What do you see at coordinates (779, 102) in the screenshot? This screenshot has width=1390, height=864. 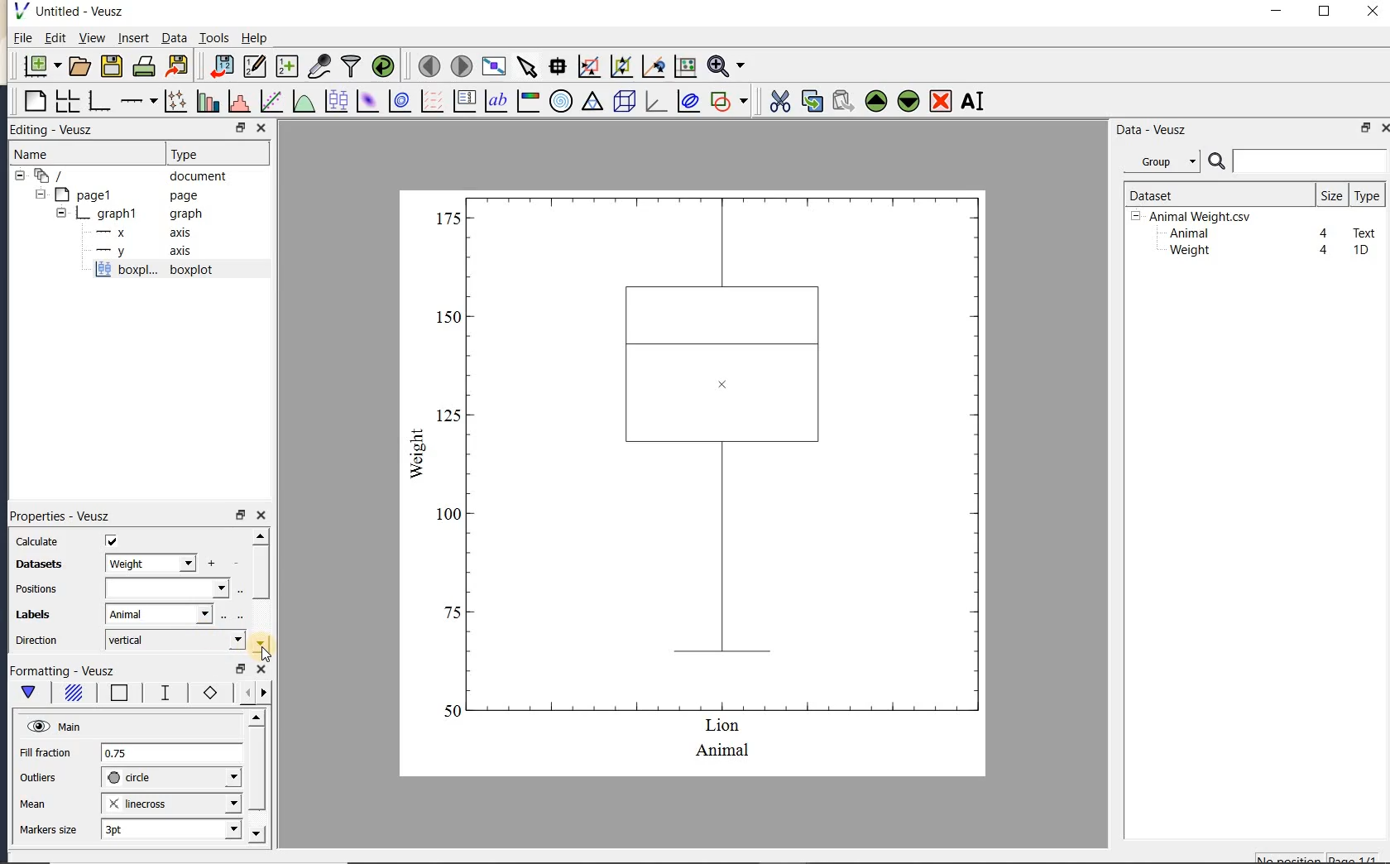 I see `cut the selected widget` at bounding box center [779, 102].